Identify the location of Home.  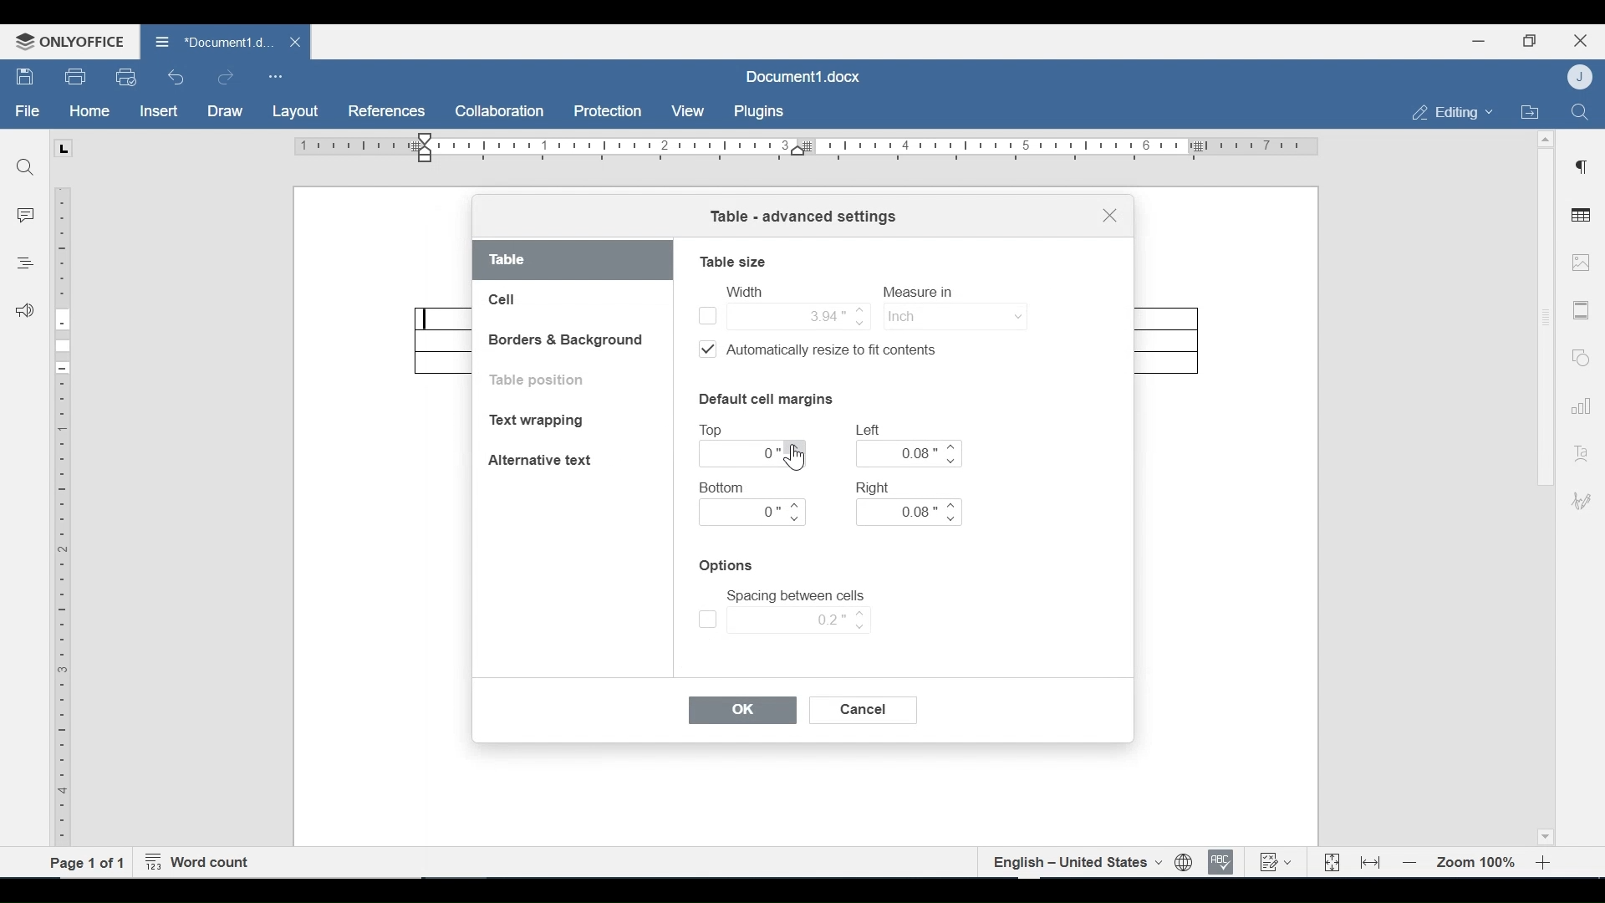
(89, 111).